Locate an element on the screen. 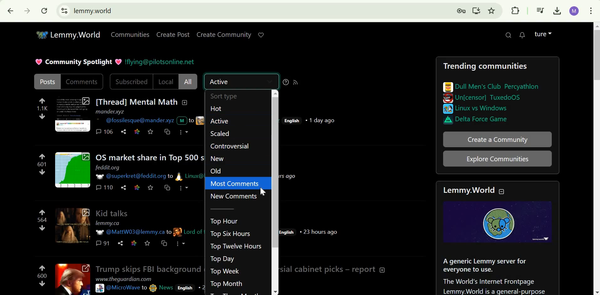  link is located at coordinates (136, 187).